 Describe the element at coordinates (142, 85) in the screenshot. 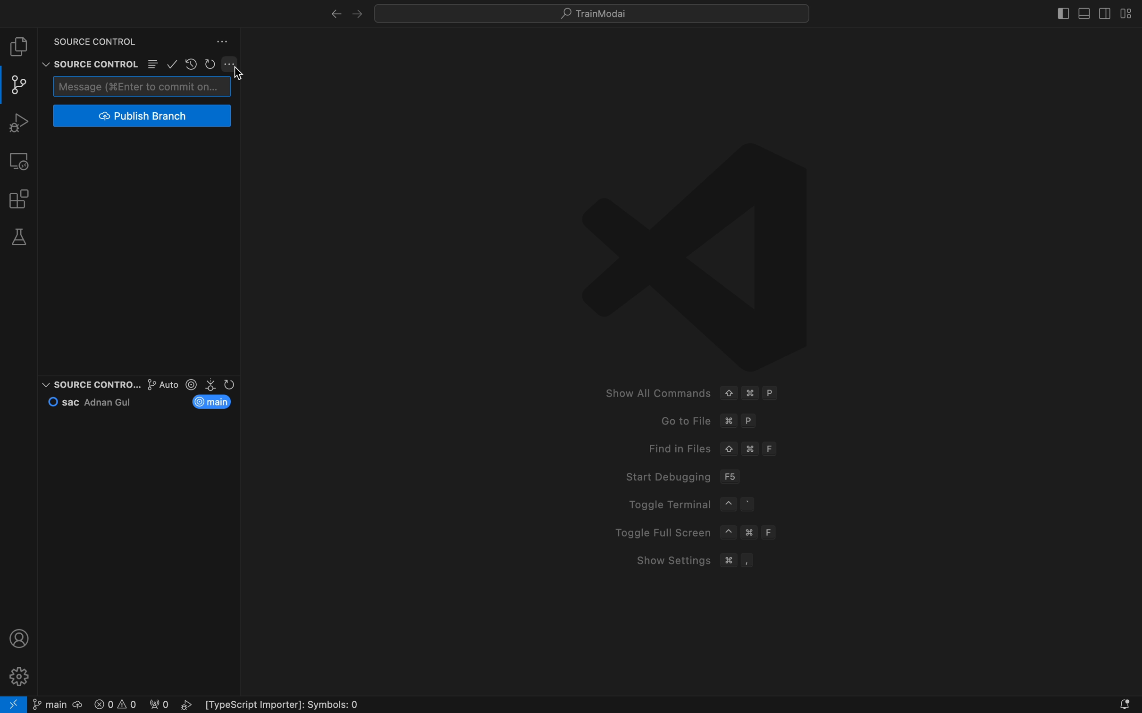

I see `commit message` at that location.